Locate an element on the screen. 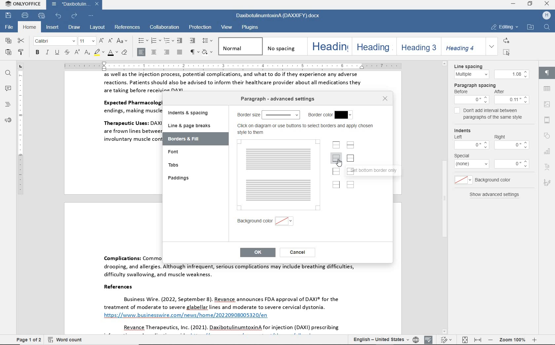 The image size is (555, 345). heading 3 is located at coordinates (418, 46).